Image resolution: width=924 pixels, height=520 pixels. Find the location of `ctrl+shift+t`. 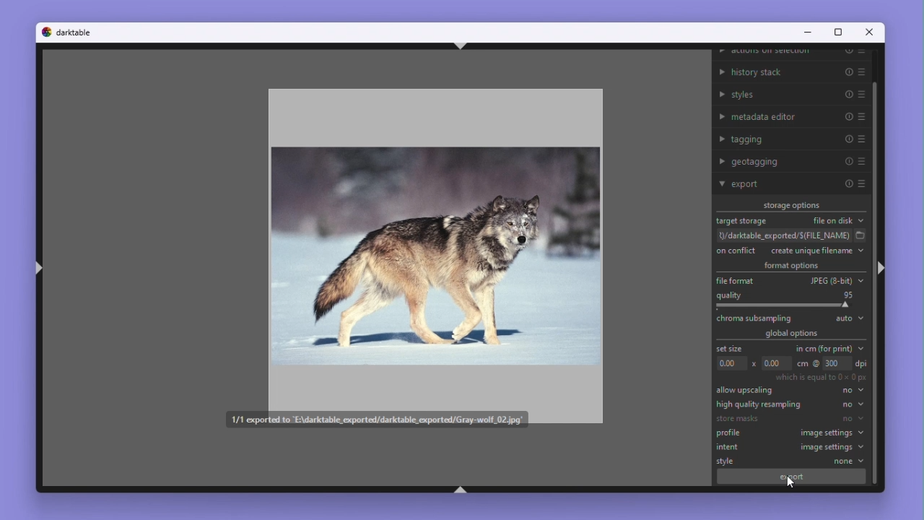

ctrl+shift+t is located at coordinates (458, 45).